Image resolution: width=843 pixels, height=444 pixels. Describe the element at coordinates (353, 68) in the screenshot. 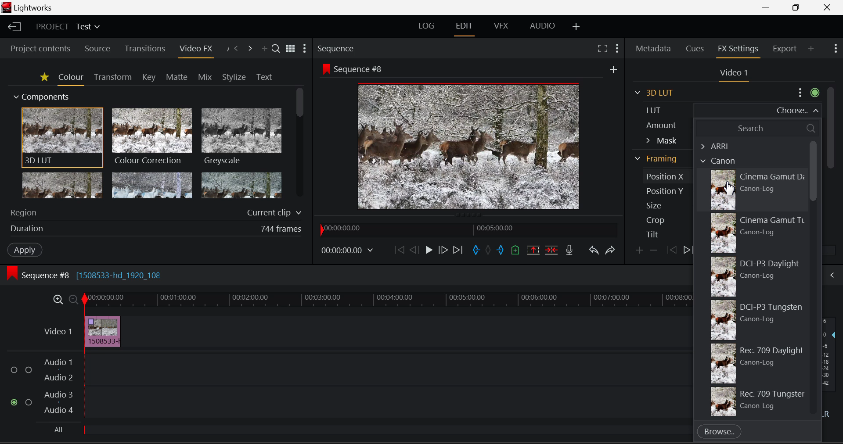

I see `Sequence #8` at that location.